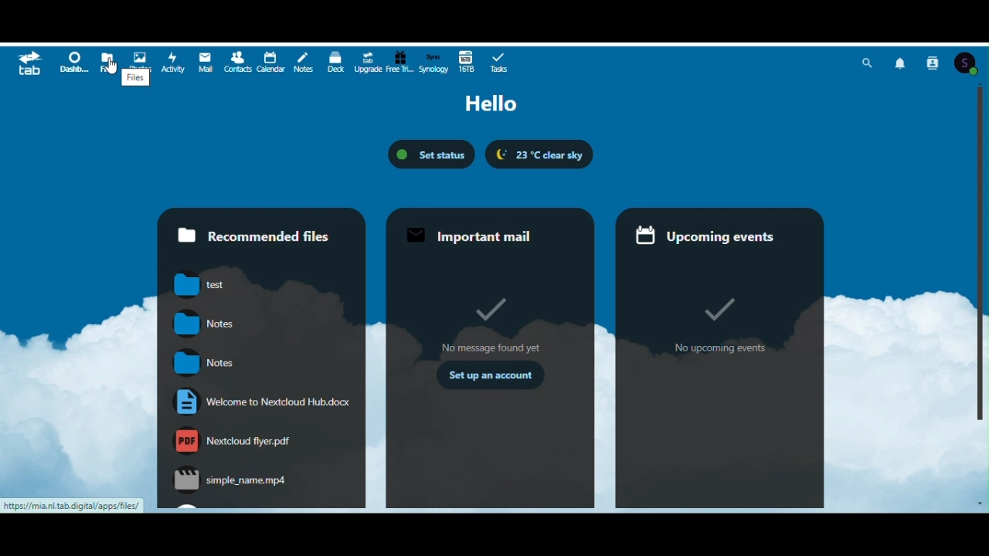  Describe the element at coordinates (110, 73) in the screenshot. I see `cursor` at that location.